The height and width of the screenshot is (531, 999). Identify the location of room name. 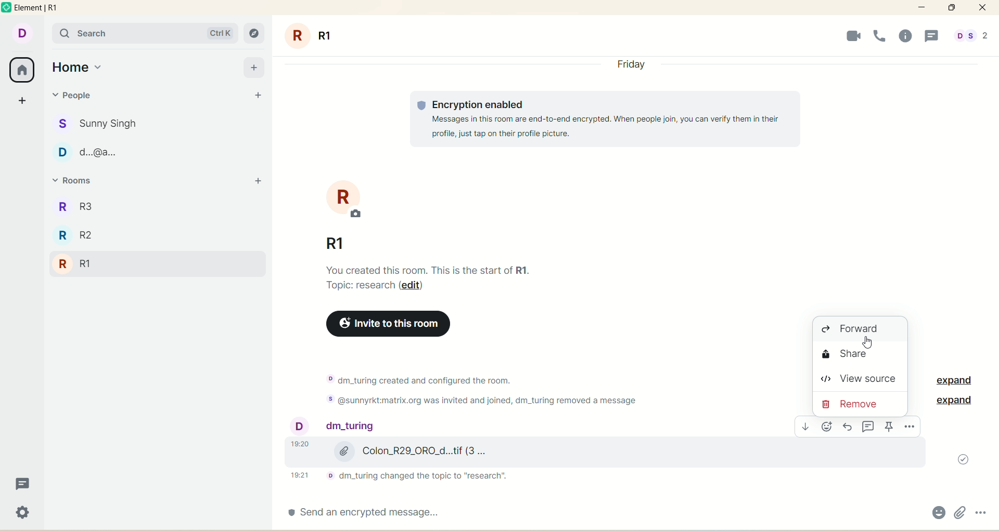
(330, 240).